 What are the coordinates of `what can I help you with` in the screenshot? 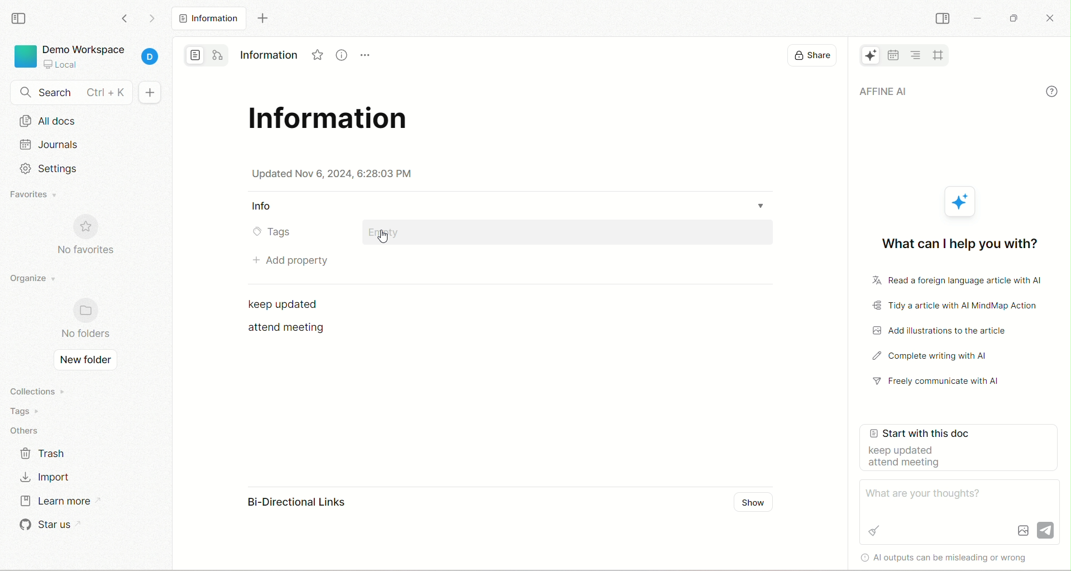 It's located at (957, 241).